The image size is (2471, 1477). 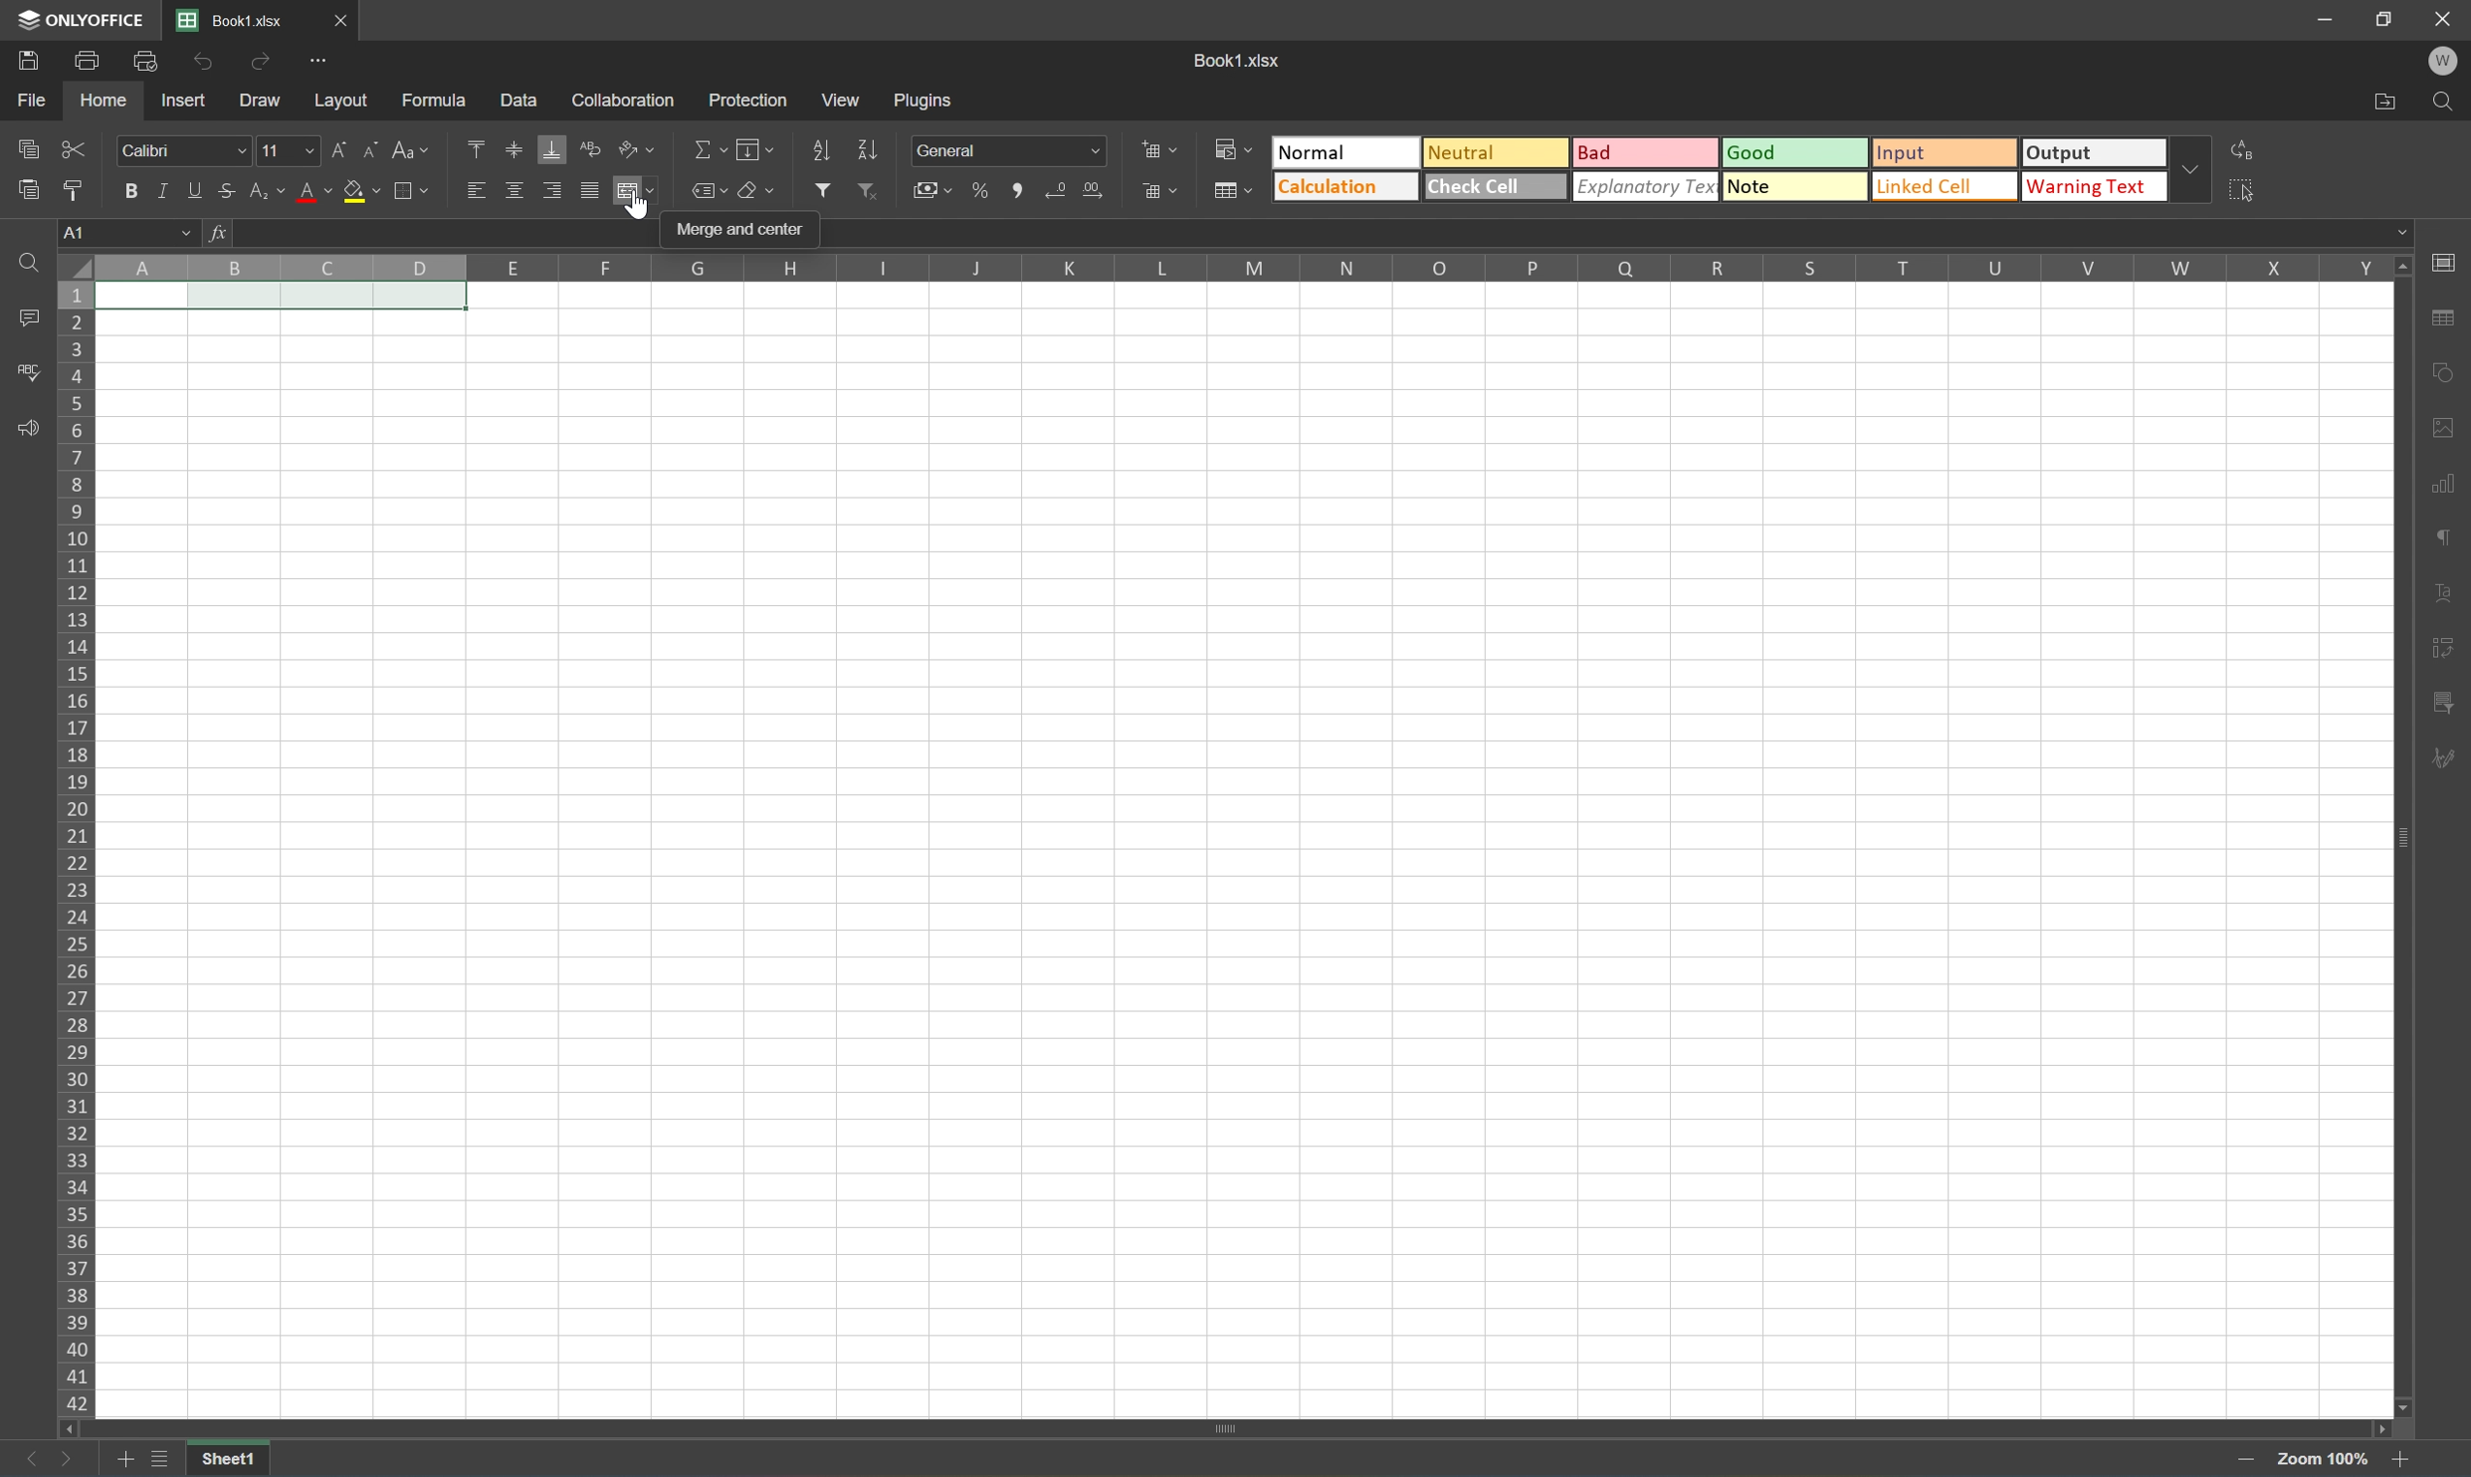 What do you see at coordinates (1008, 150) in the screenshot?
I see `Number formal` at bounding box center [1008, 150].